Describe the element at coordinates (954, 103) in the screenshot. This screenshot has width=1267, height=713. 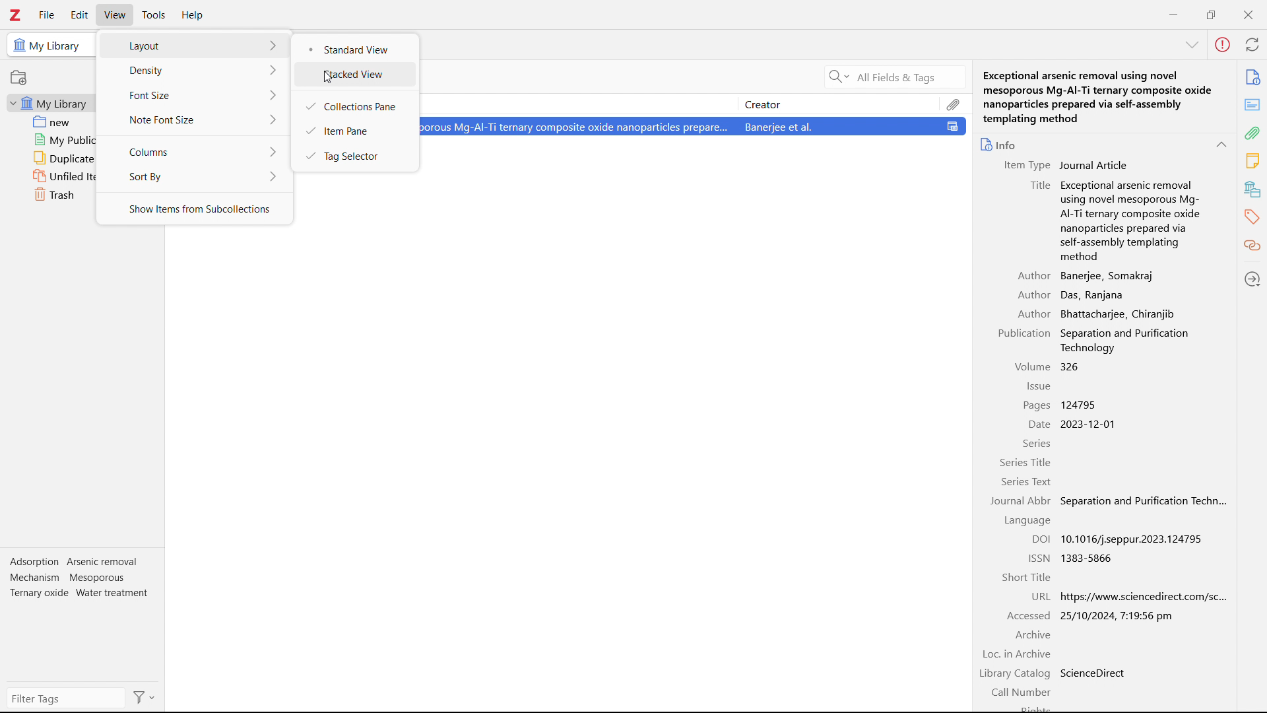
I see `attachments` at that location.